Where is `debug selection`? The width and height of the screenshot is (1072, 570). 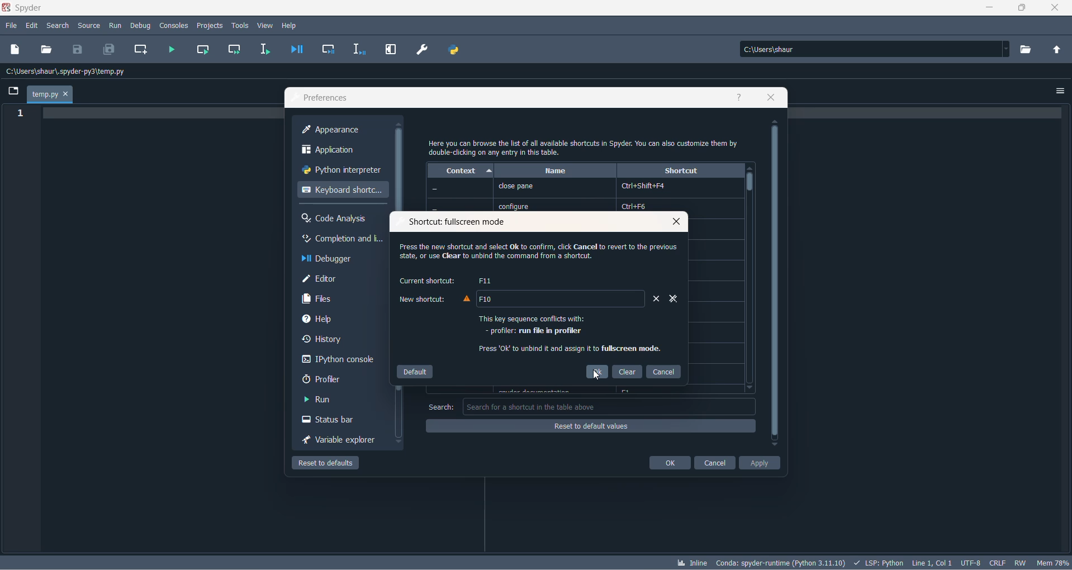
debug selection is located at coordinates (358, 50).